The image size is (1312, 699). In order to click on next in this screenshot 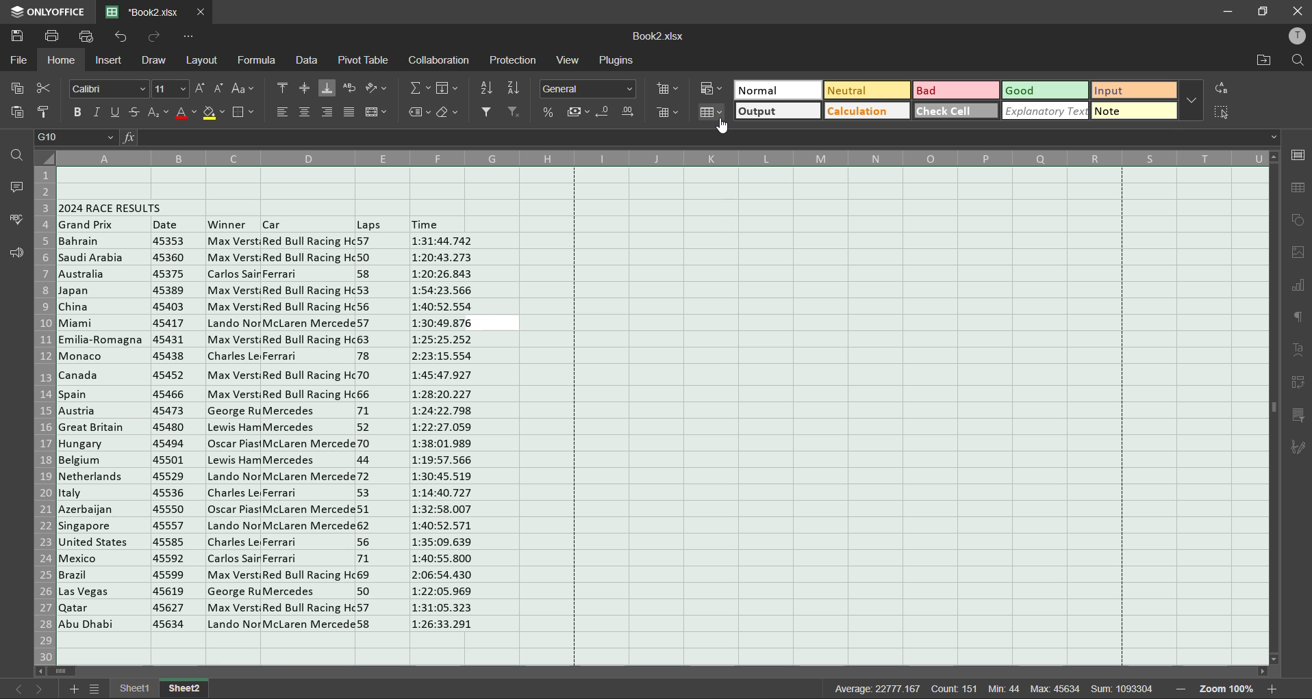, I will do `click(40, 689)`.